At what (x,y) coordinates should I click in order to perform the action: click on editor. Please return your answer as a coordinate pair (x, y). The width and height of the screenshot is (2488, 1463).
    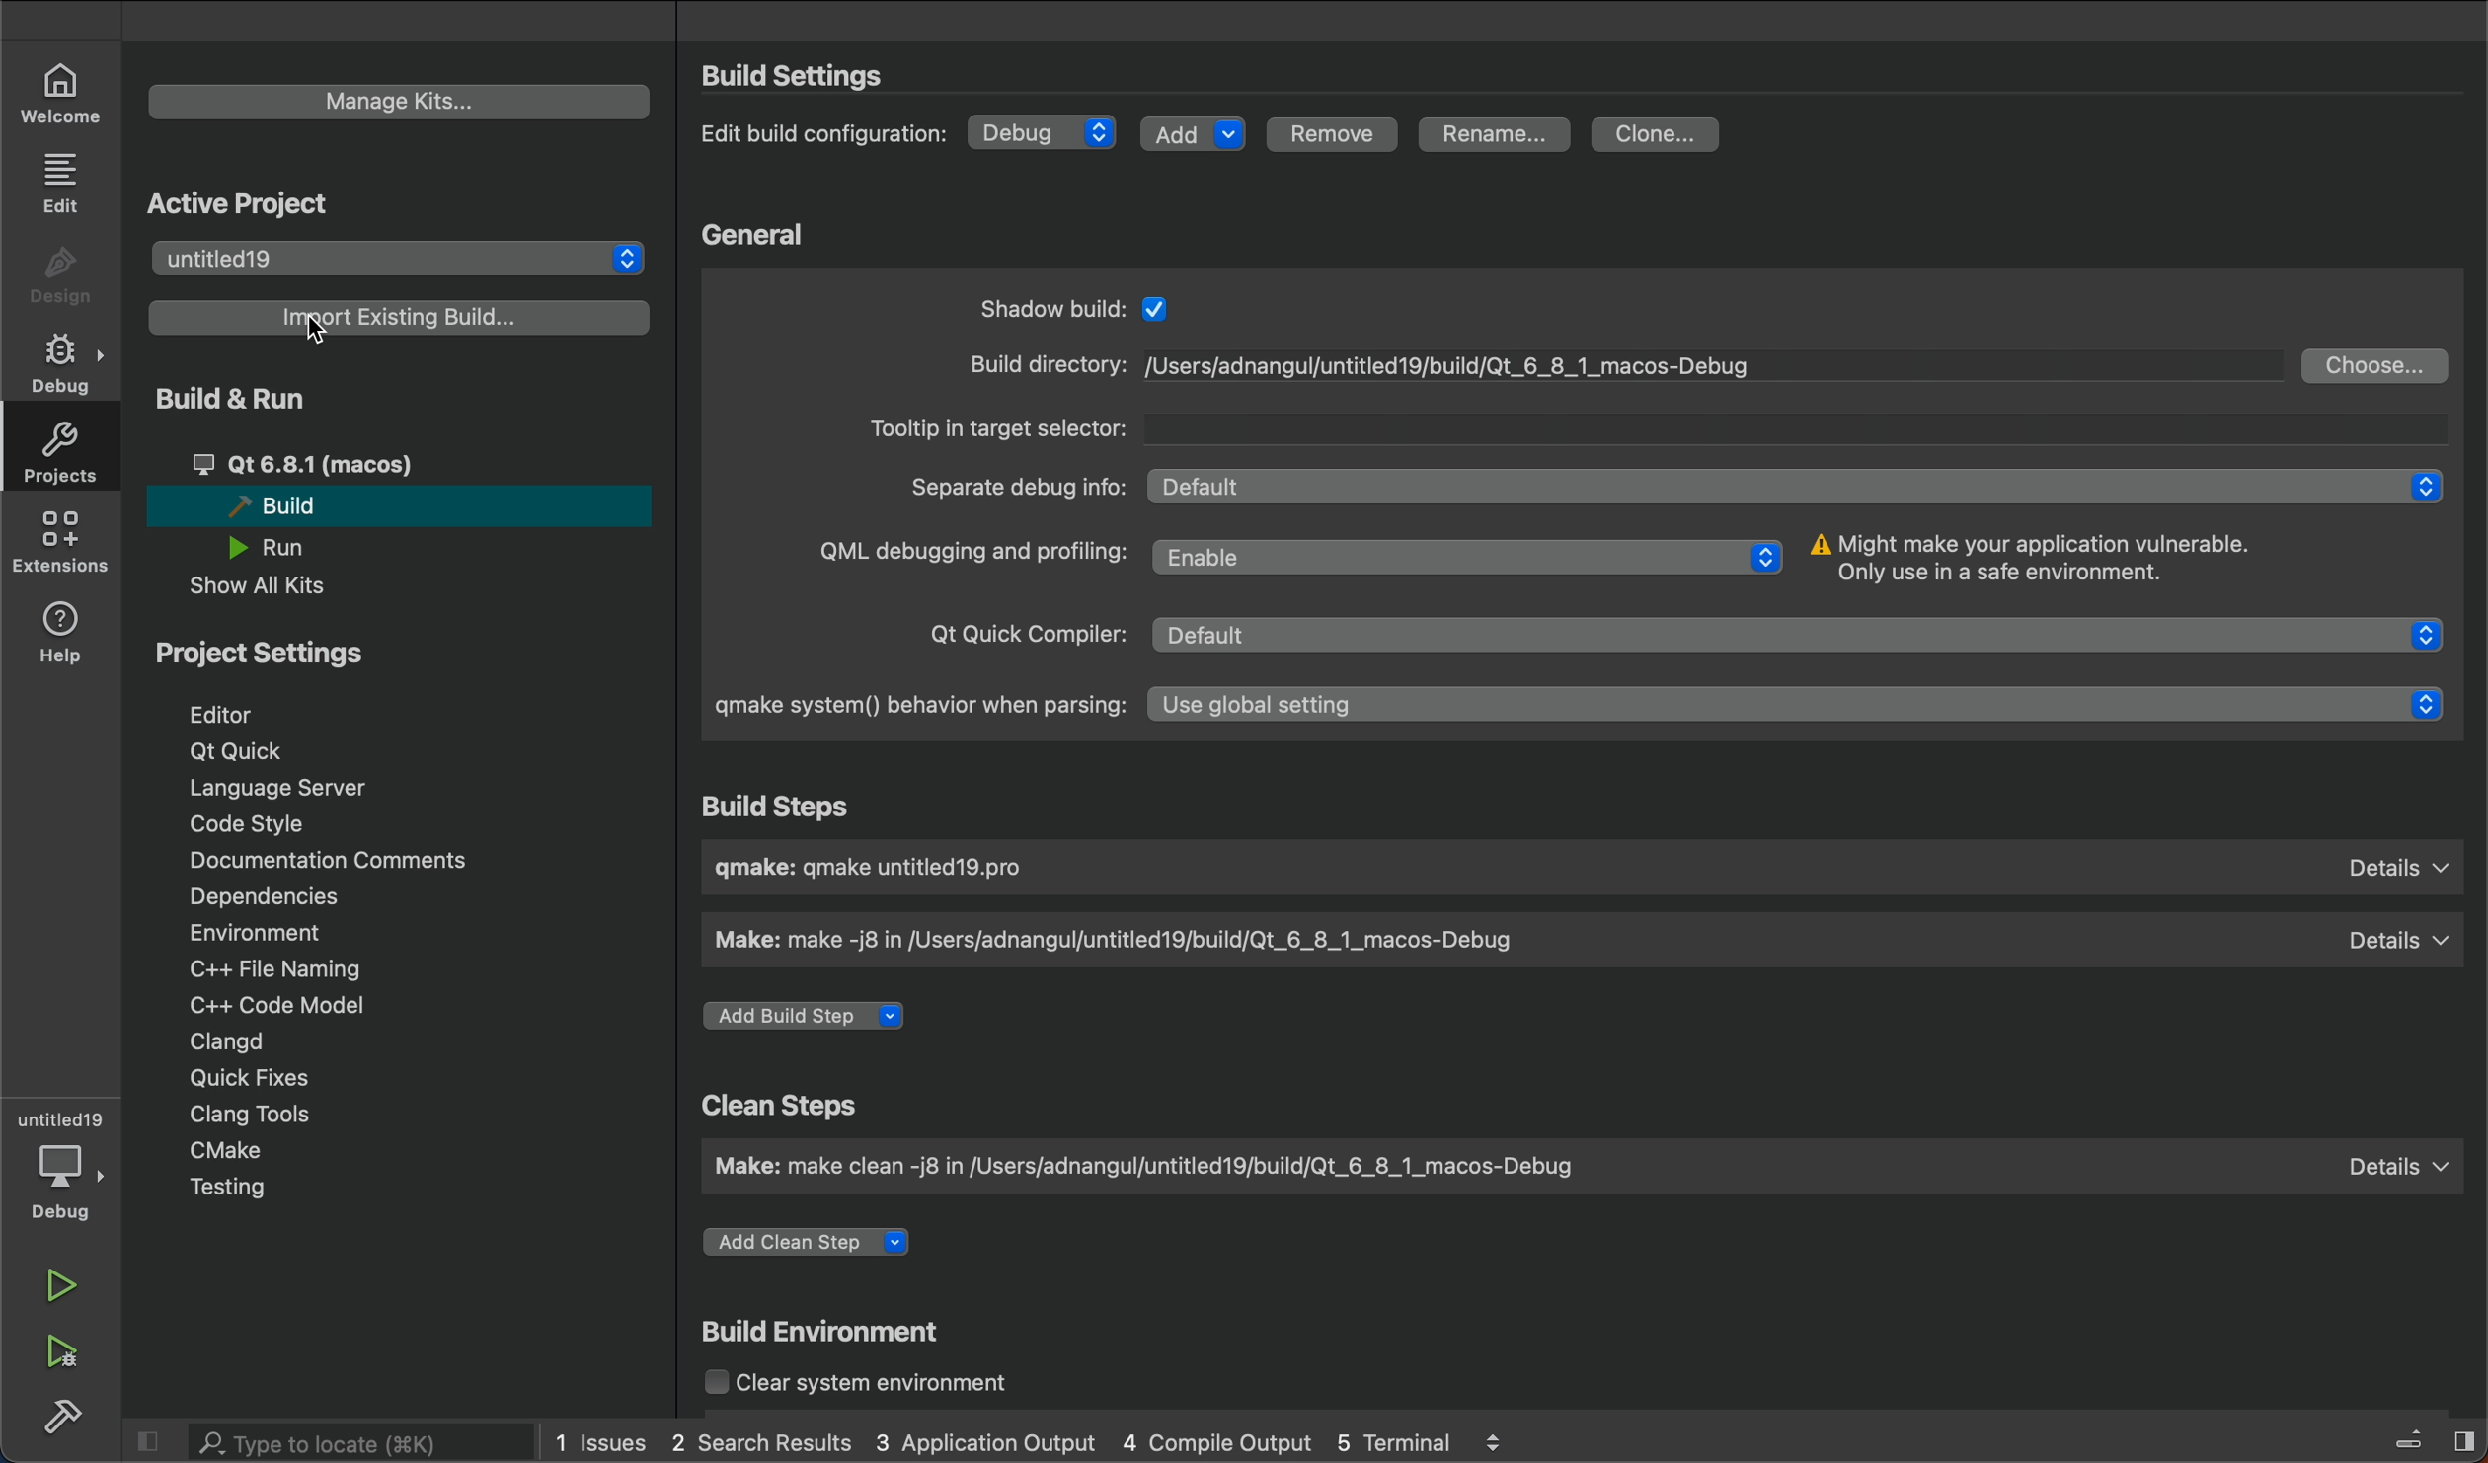
    Looking at the image, I should click on (251, 713).